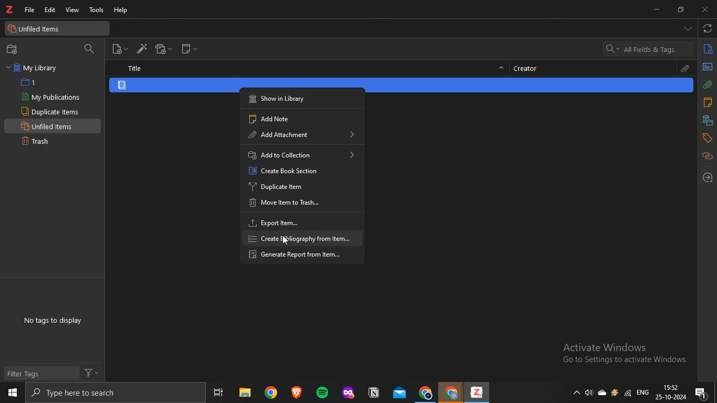  Describe the element at coordinates (707, 156) in the screenshot. I see `related` at that location.